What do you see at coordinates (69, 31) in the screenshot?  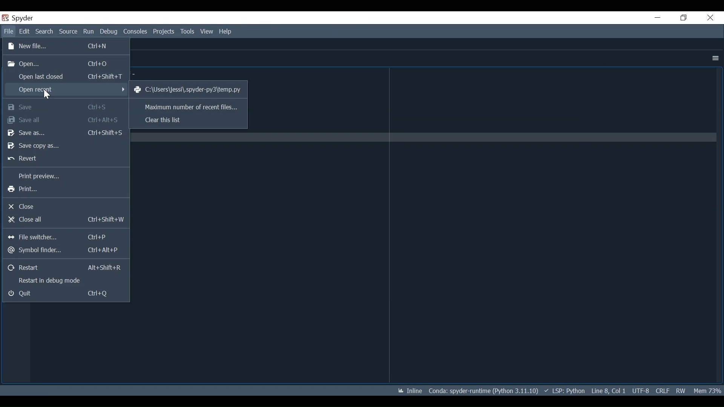 I see `Source` at bounding box center [69, 31].